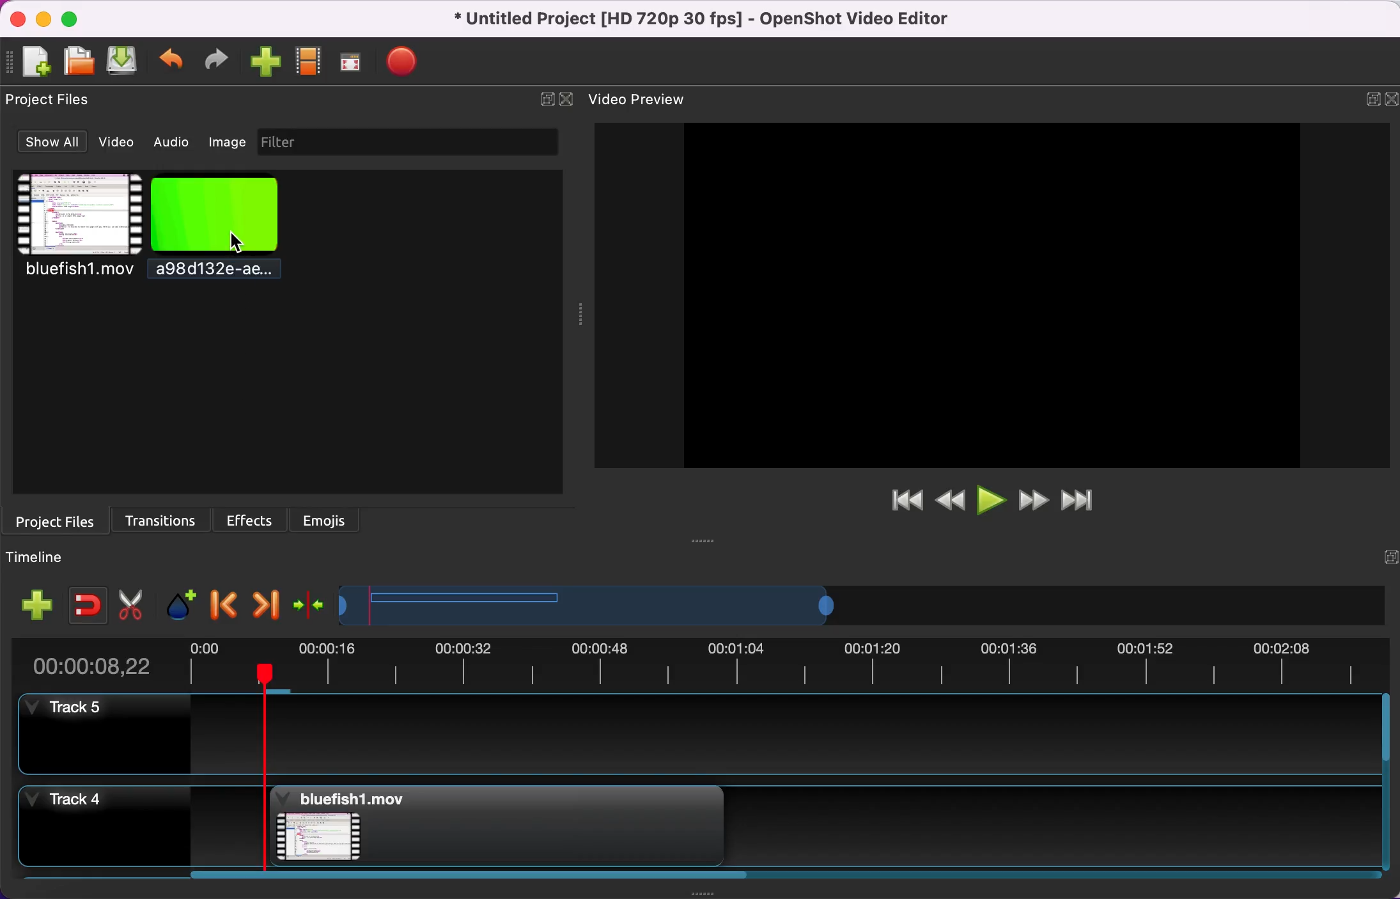 This screenshot has height=899, width=1400. Describe the element at coordinates (47, 559) in the screenshot. I see `timeline` at that location.